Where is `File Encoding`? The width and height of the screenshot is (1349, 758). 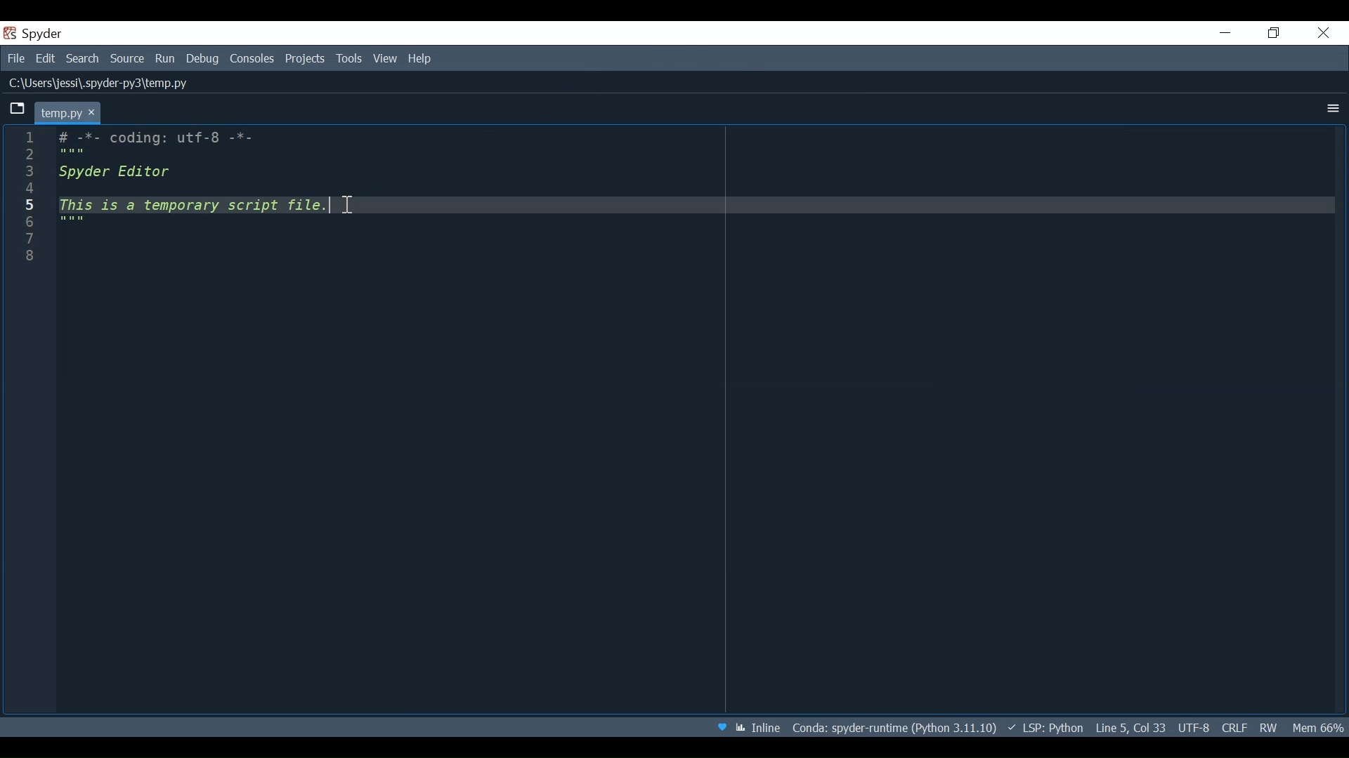
File Encoding is located at coordinates (1195, 729).